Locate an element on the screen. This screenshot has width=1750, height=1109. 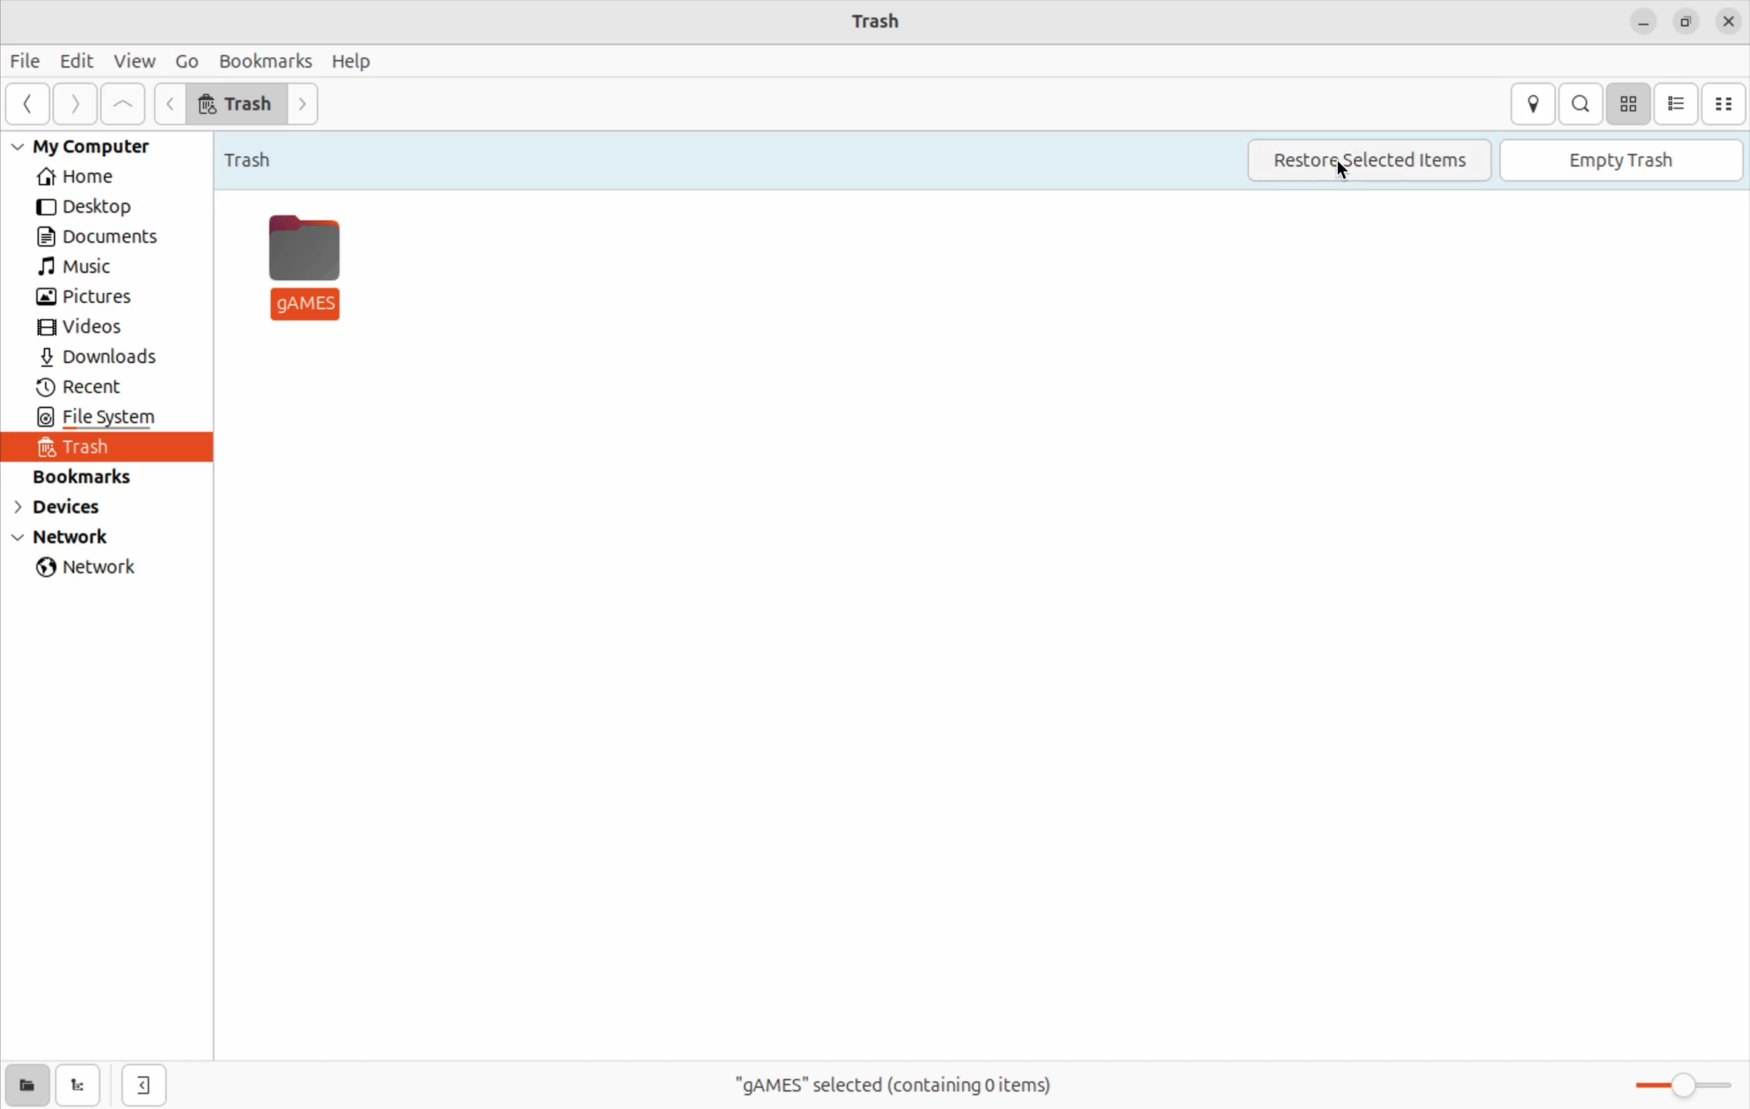
search is located at coordinates (1581, 104).